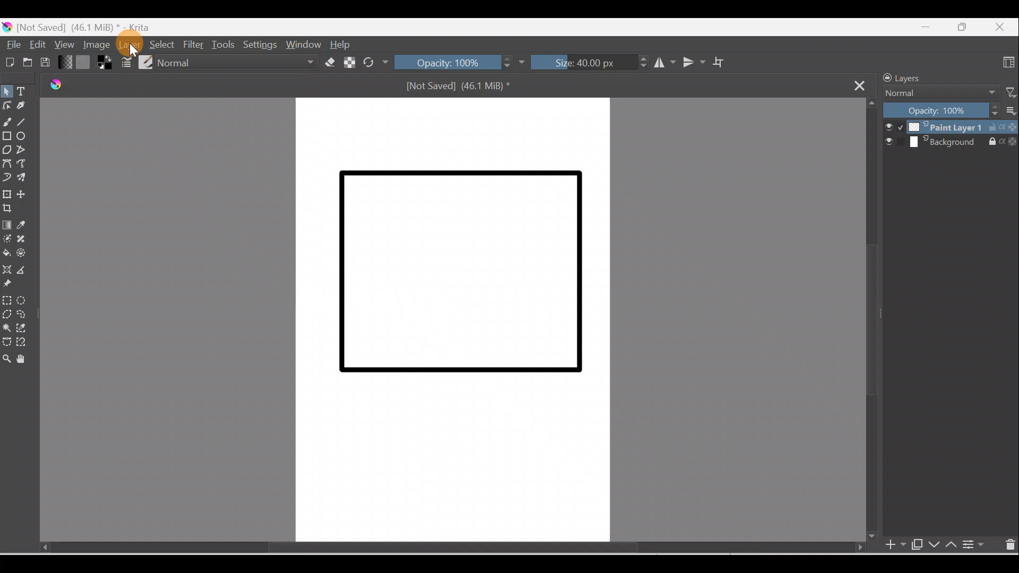 This screenshot has height=573, width=1019. Describe the element at coordinates (7, 239) in the screenshot. I see `Colourise mask tool` at that location.